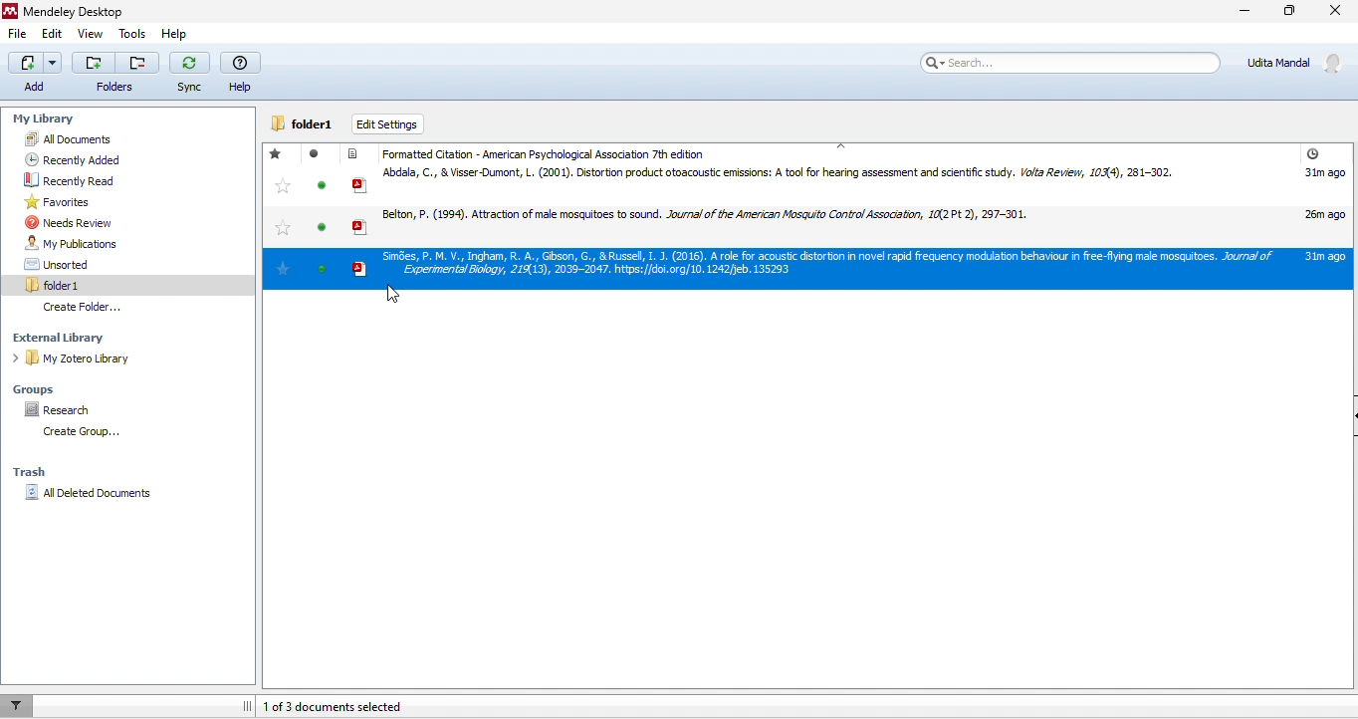  I want to click on view, so click(91, 34).